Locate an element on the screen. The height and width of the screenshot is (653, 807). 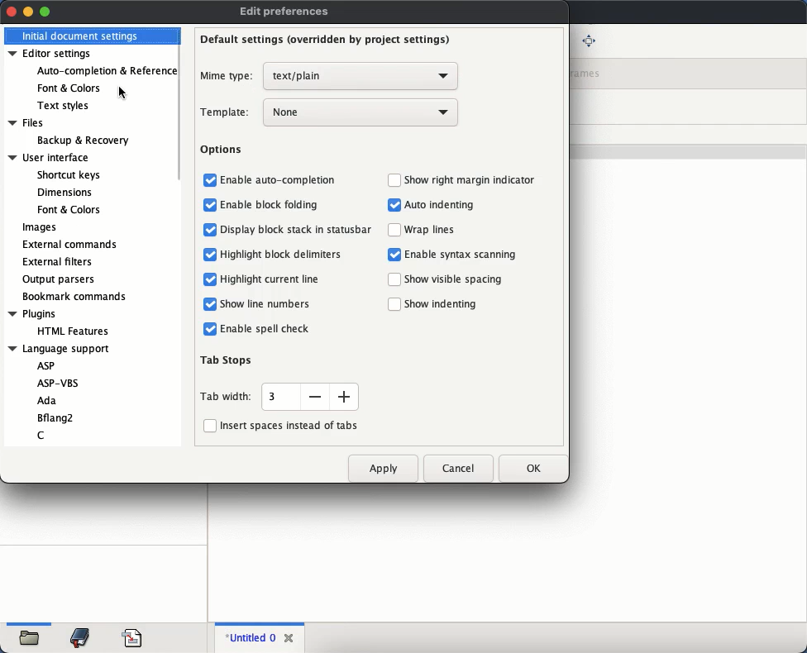
apply is located at coordinates (384, 468).